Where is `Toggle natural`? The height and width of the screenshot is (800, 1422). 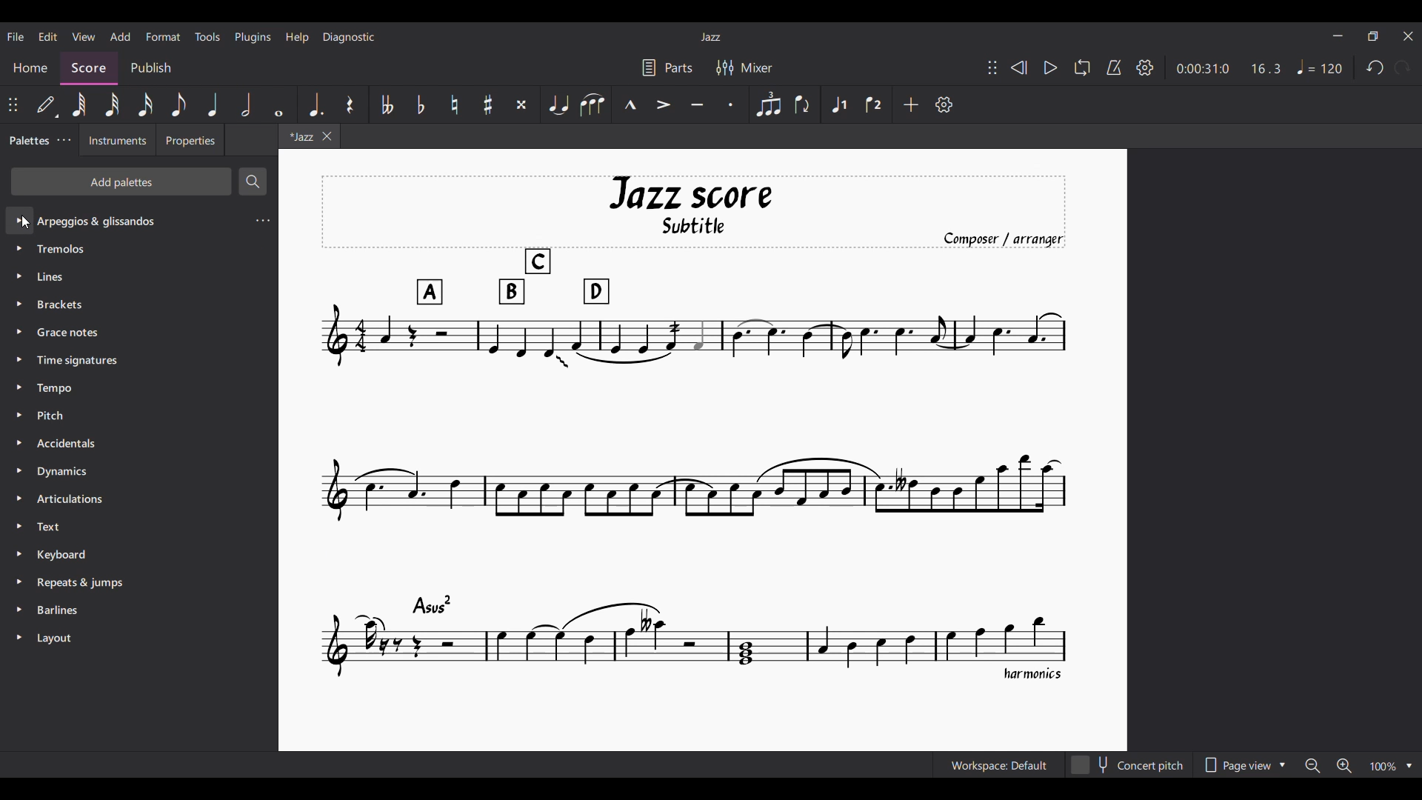
Toggle natural is located at coordinates (455, 104).